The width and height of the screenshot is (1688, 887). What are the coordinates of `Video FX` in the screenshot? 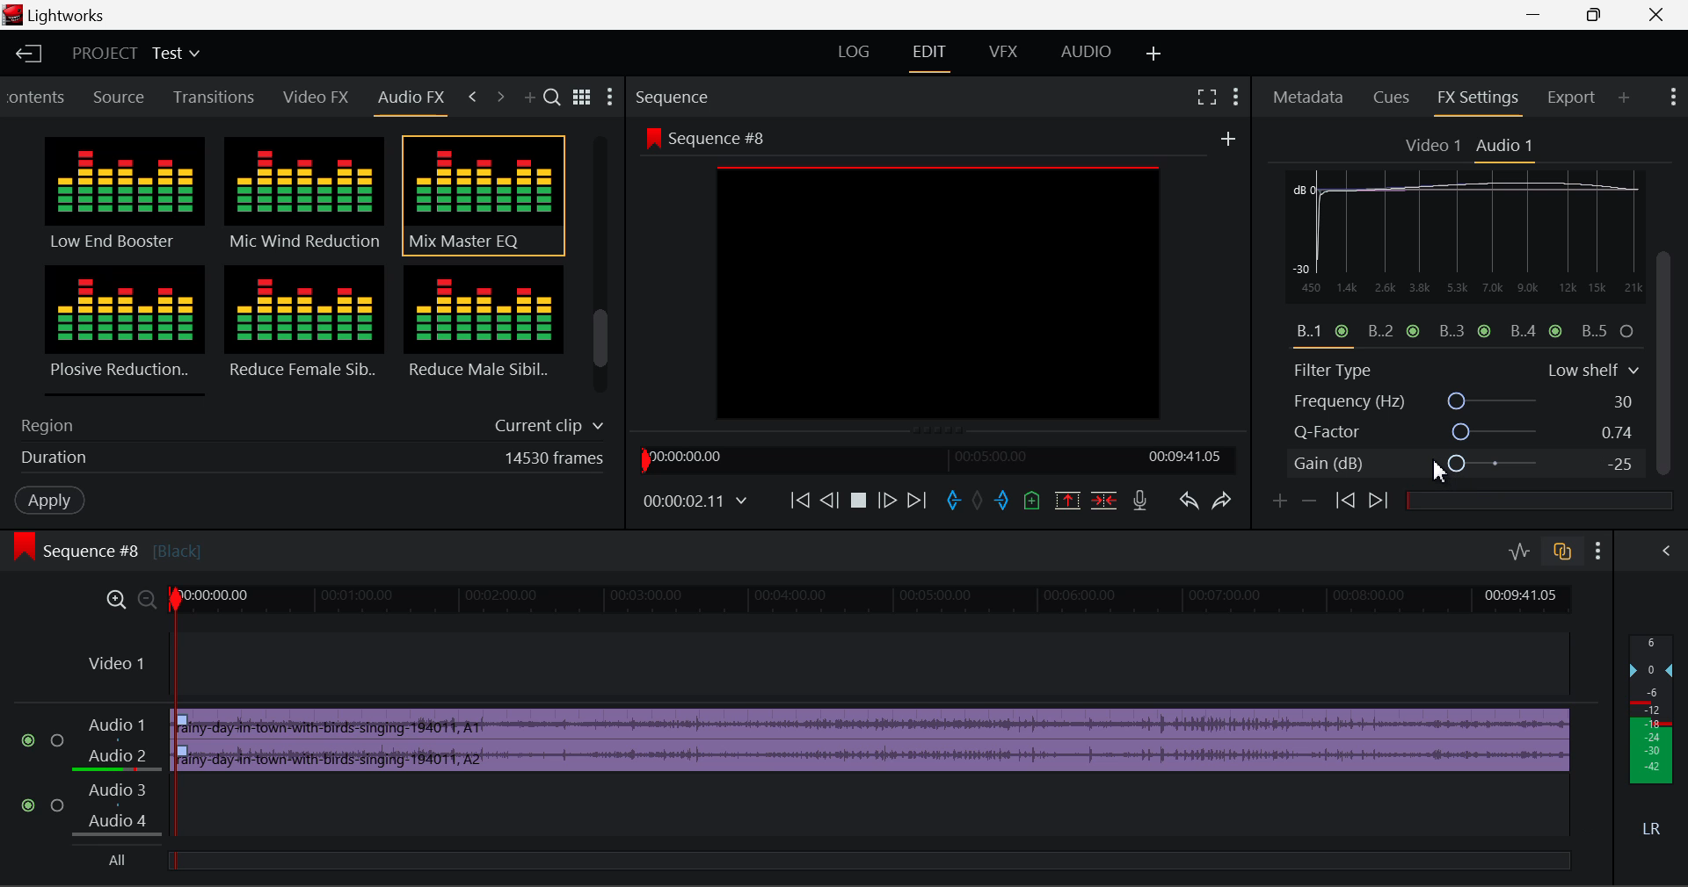 It's located at (311, 98).